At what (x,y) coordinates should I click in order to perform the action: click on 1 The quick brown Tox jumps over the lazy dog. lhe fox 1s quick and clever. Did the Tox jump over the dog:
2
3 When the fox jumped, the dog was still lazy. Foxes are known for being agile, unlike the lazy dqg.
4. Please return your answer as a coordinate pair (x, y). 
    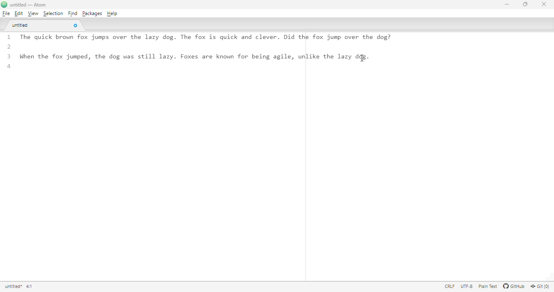
    Looking at the image, I should click on (206, 57).